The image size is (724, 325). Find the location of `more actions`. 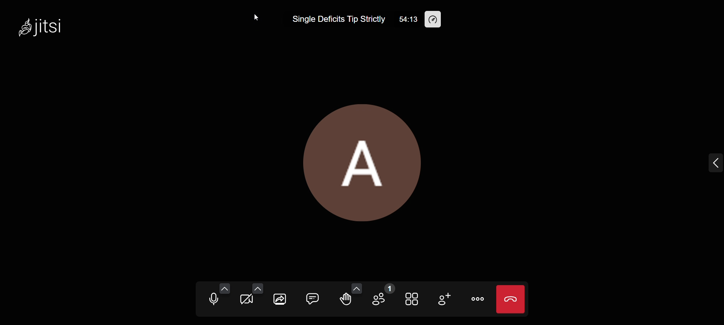

more actions is located at coordinates (478, 299).